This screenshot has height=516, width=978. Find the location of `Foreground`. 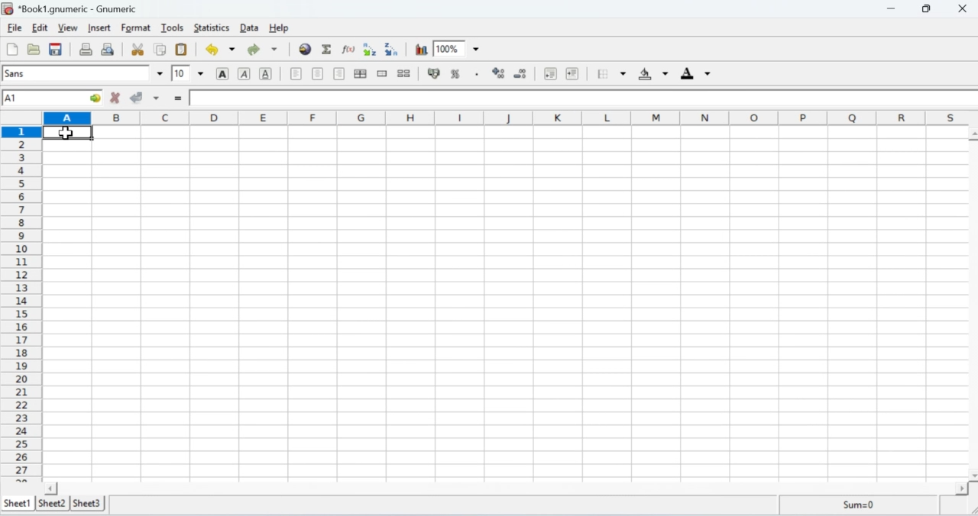

Foreground is located at coordinates (695, 74).